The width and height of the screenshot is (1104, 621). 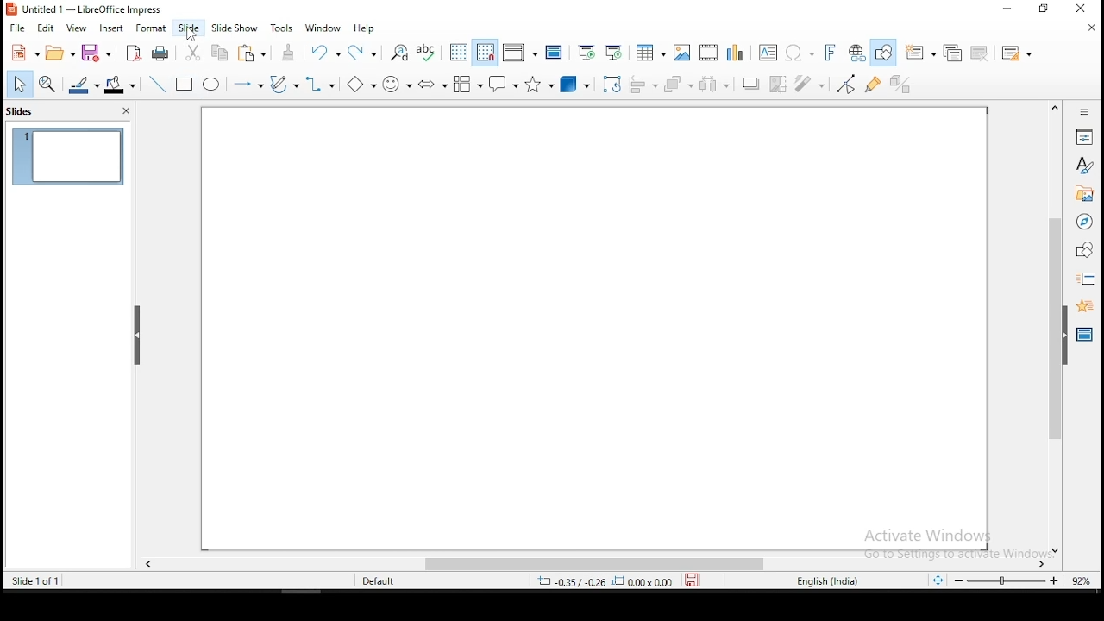 What do you see at coordinates (190, 29) in the screenshot?
I see `slide` at bounding box center [190, 29].